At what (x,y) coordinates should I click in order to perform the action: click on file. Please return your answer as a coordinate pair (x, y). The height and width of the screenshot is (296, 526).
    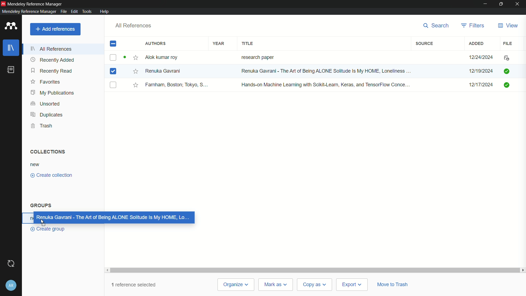
    Looking at the image, I should click on (508, 43).